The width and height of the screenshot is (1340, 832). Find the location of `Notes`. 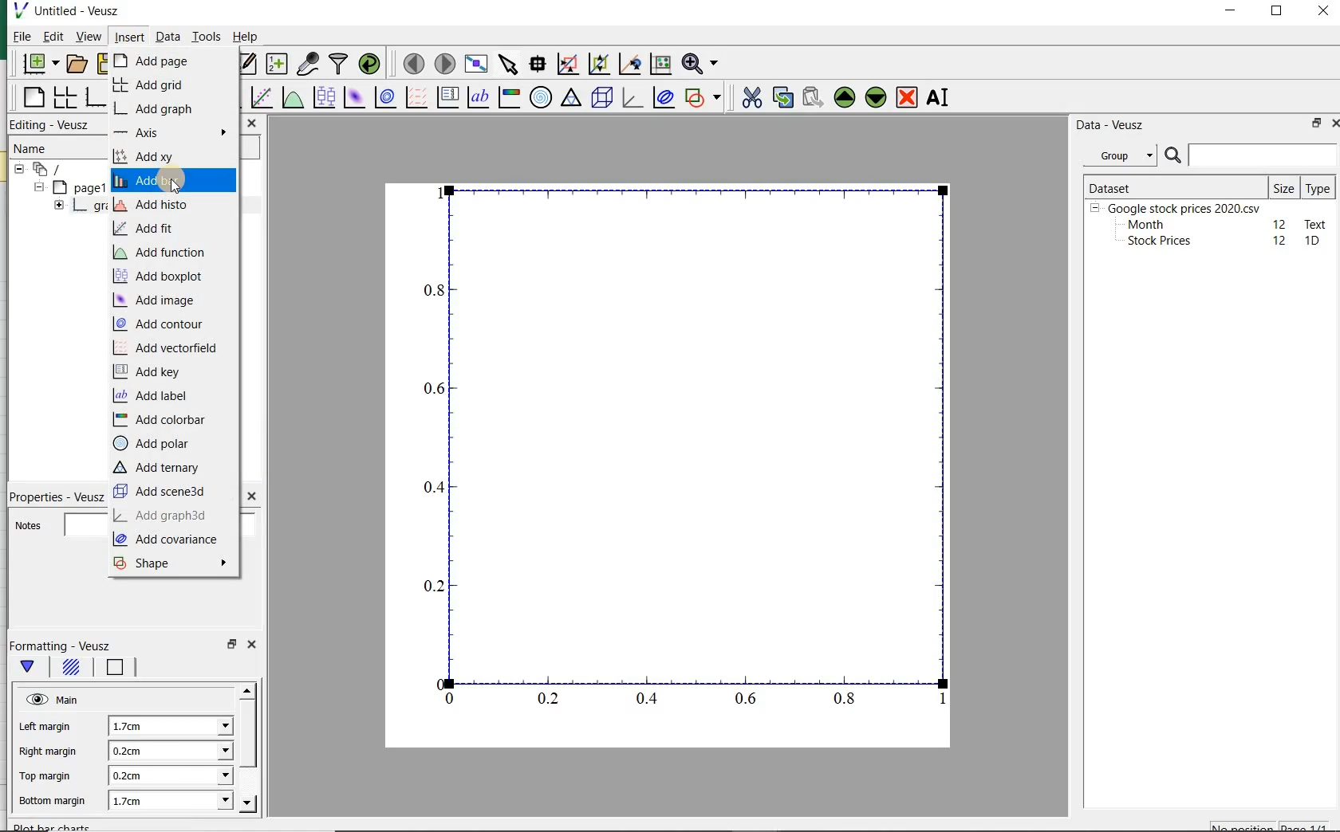

Notes is located at coordinates (58, 524).